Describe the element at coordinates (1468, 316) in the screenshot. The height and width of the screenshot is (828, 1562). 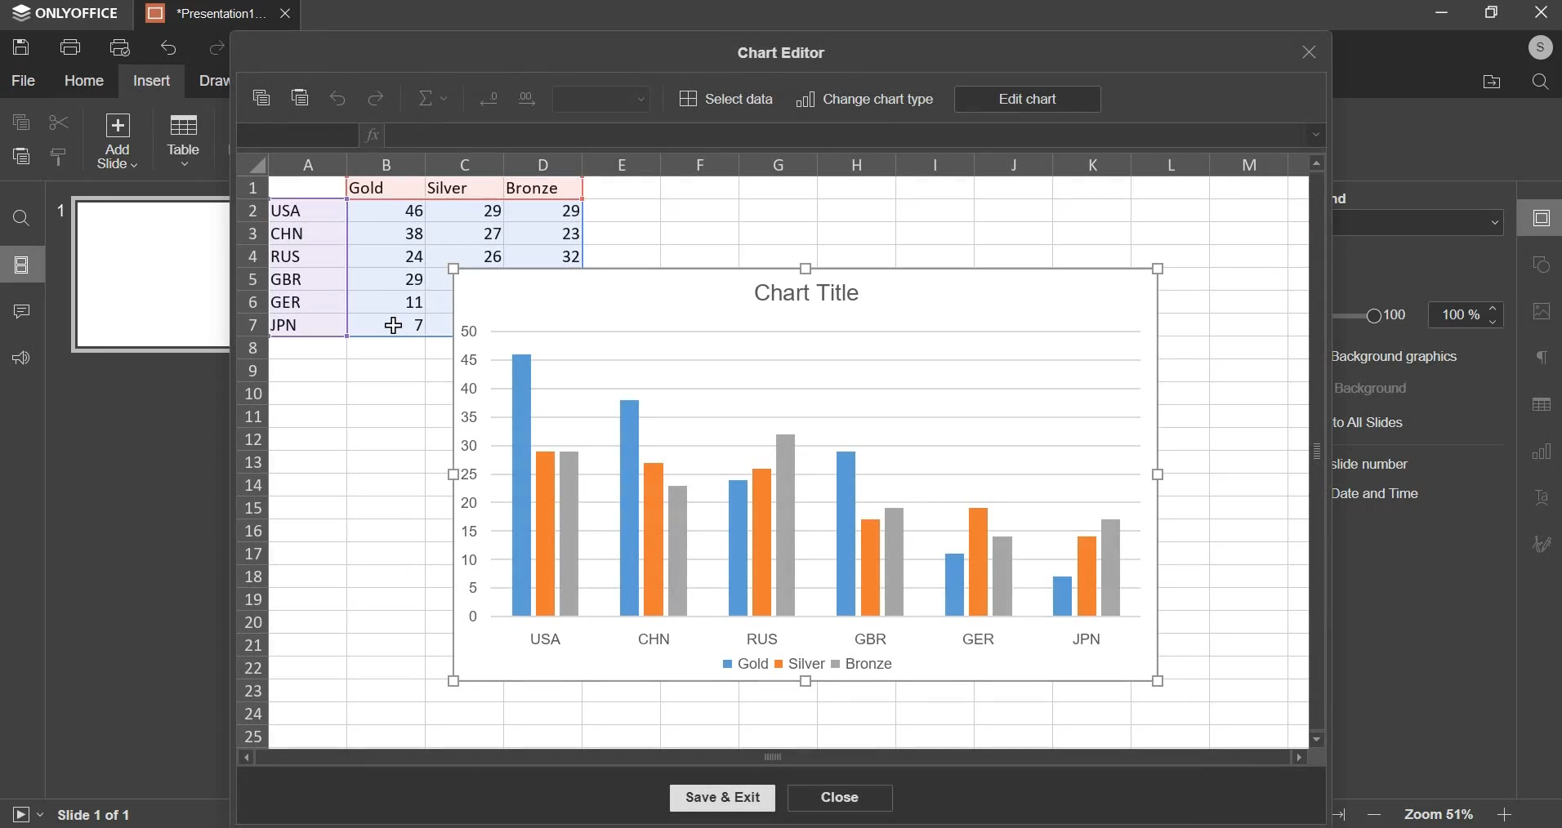
I see `opacity` at that location.